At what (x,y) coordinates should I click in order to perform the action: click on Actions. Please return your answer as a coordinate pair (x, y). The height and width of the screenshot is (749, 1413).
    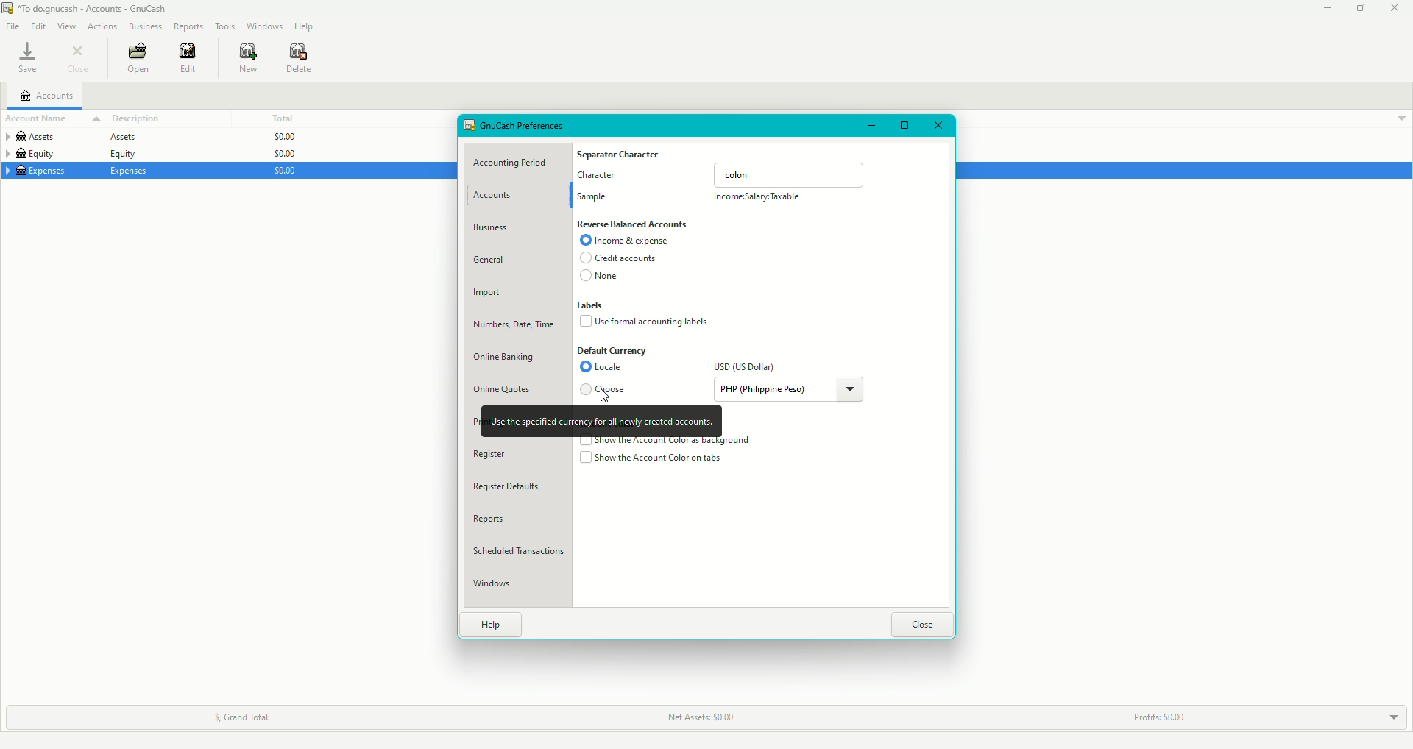
    Looking at the image, I should click on (104, 26).